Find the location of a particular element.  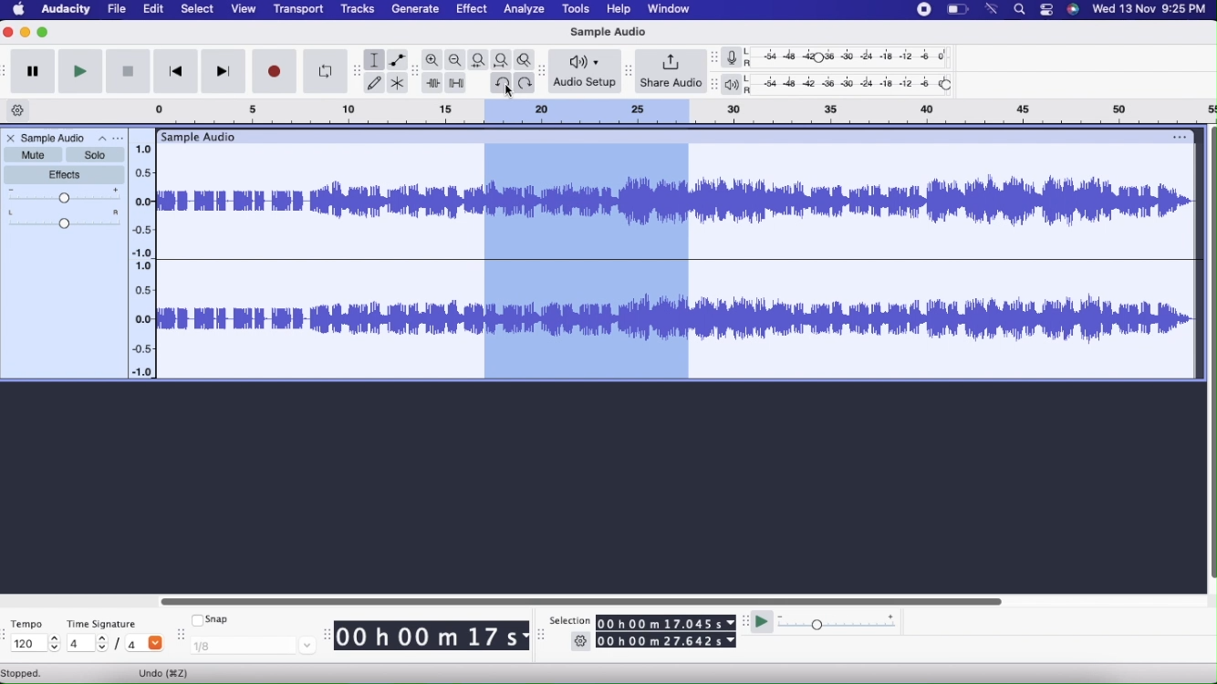

View is located at coordinates (243, 8).